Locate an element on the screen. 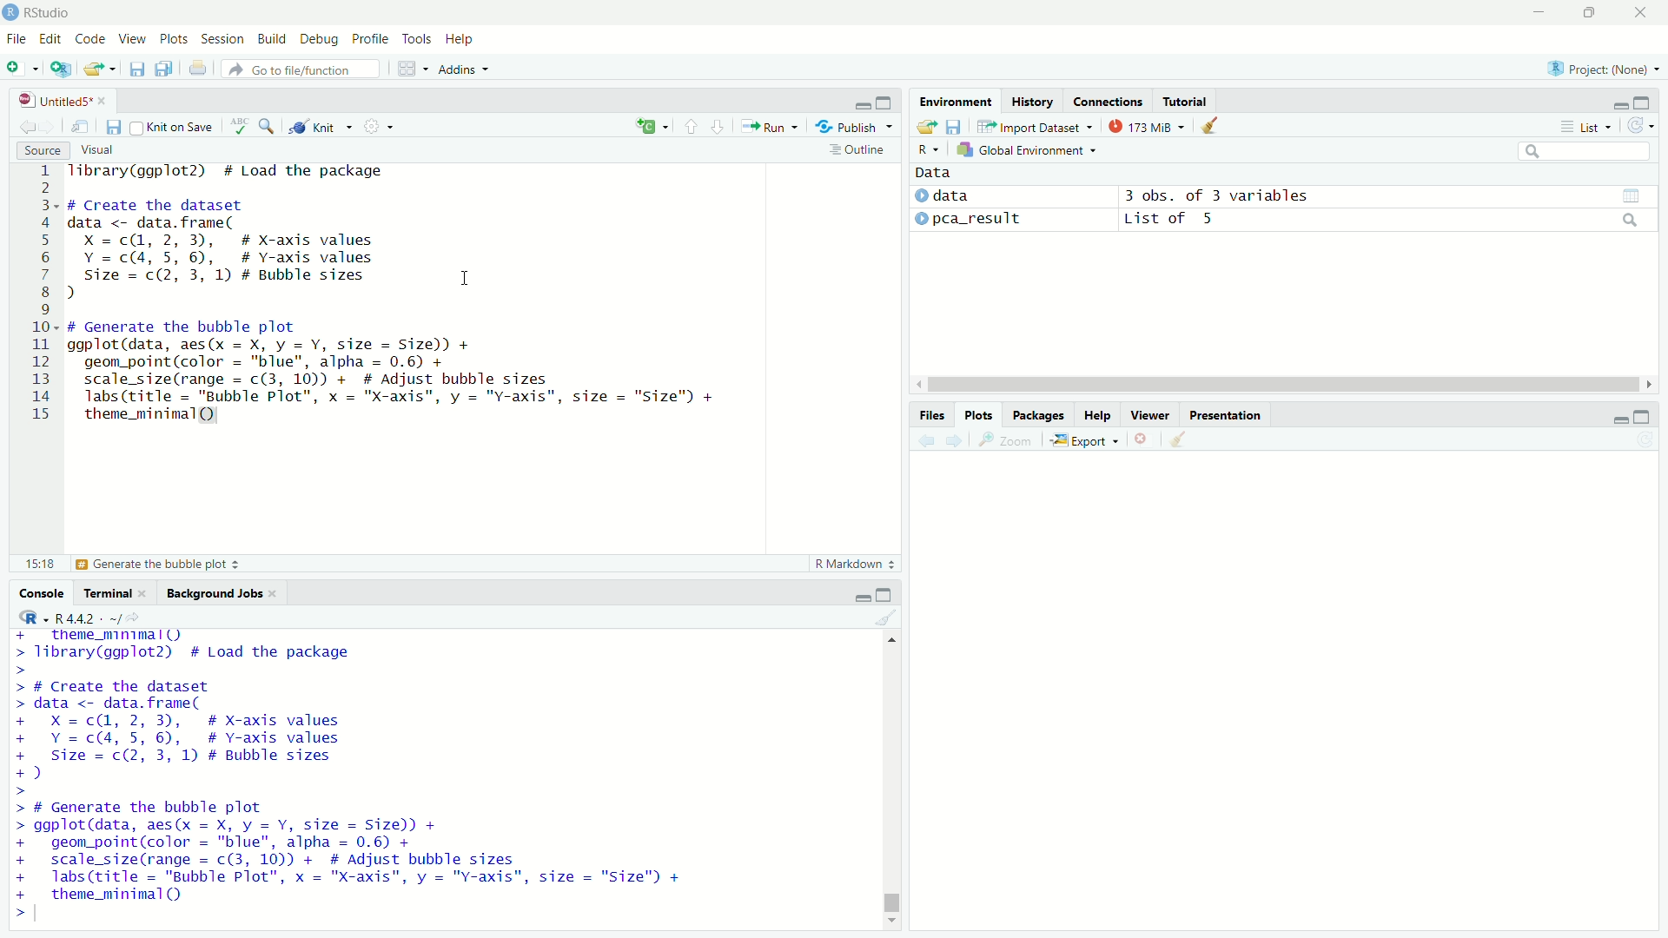 The height and width of the screenshot is (938, 1668). search is located at coordinates (1587, 151).